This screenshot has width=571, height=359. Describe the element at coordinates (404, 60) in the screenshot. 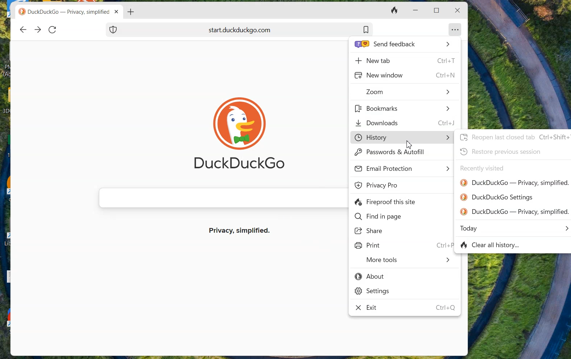

I see `New tab` at that location.